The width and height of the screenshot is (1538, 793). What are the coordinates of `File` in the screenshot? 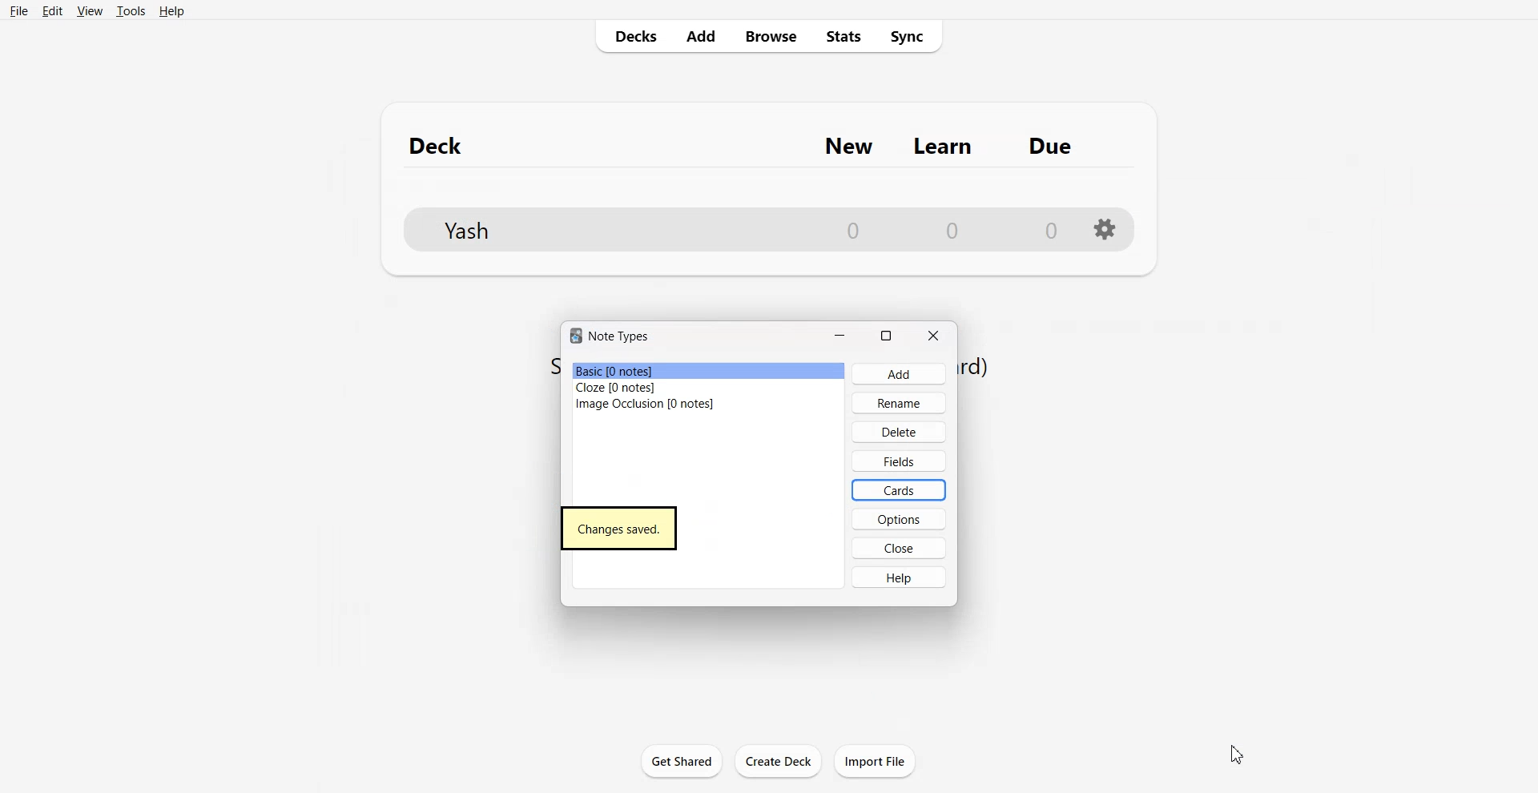 It's located at (18, 10).